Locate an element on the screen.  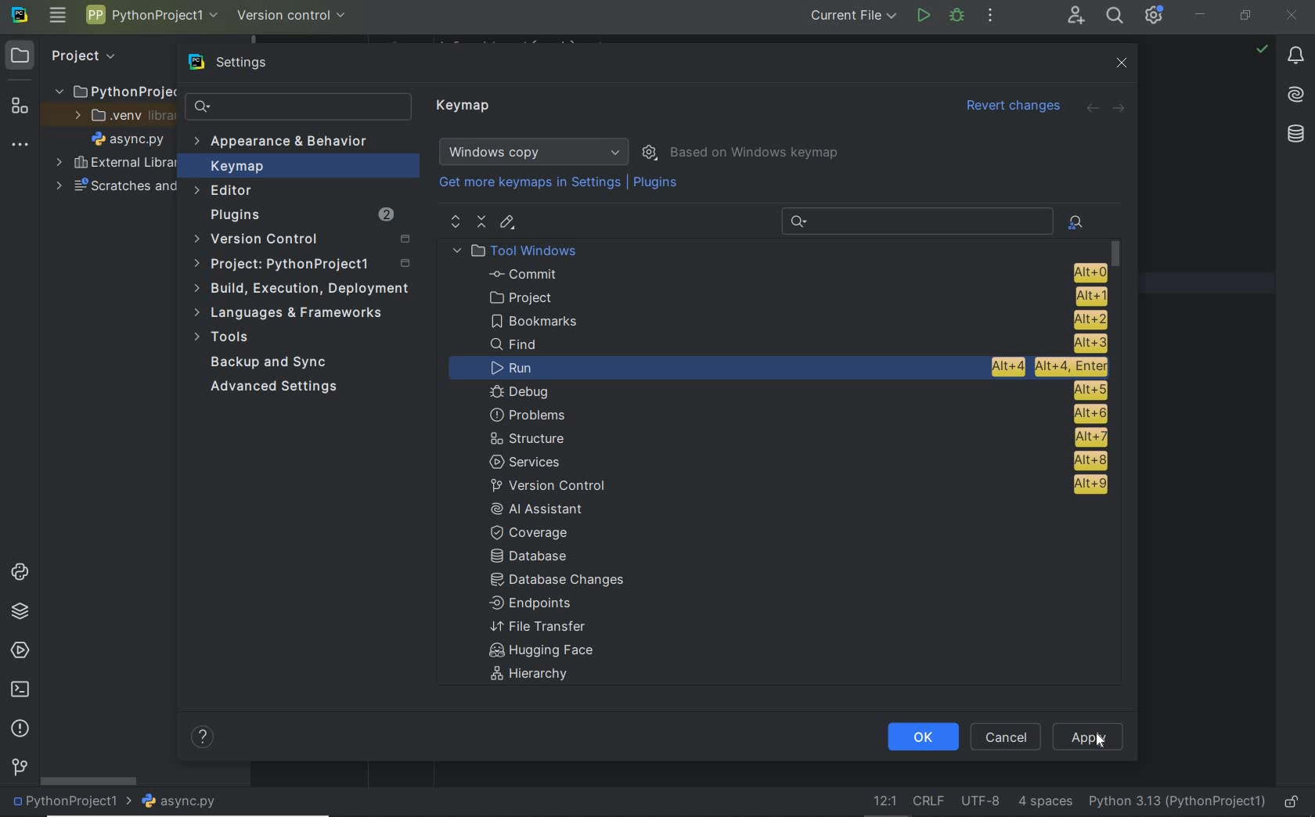
settings is located at coordinates (231, 63).